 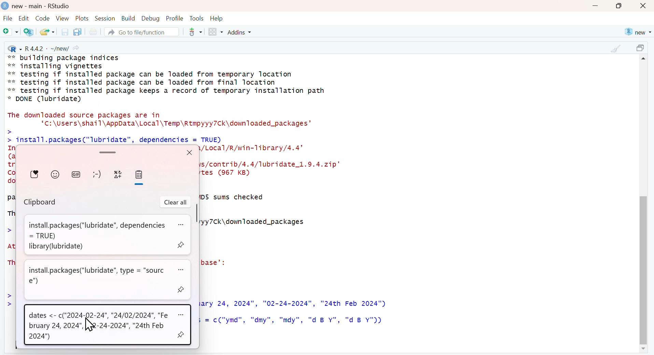 I want to click on Create a project, so click(x=29, y=32).